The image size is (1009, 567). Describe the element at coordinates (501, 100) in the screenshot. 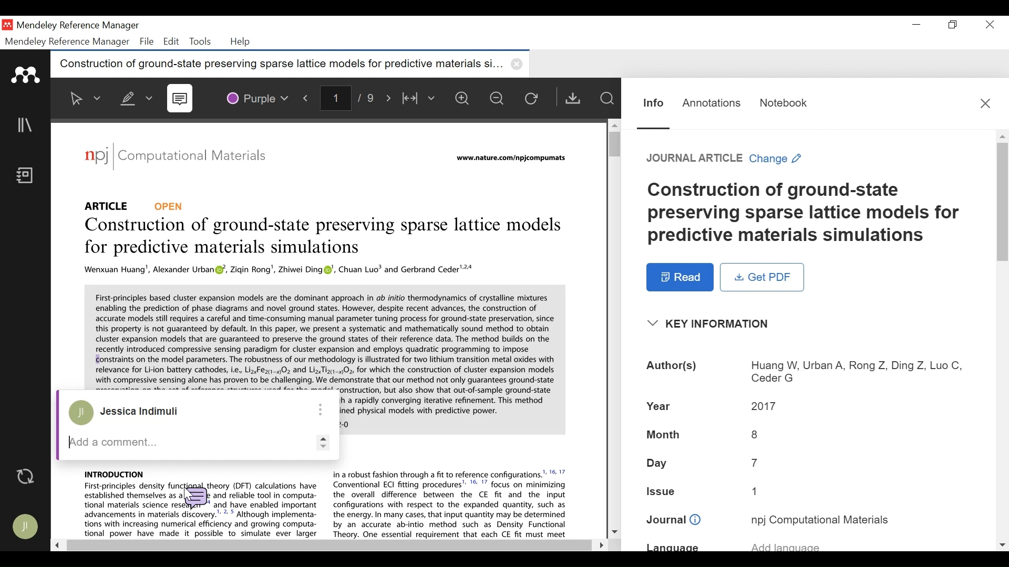

I see `Zoom out` at that location.